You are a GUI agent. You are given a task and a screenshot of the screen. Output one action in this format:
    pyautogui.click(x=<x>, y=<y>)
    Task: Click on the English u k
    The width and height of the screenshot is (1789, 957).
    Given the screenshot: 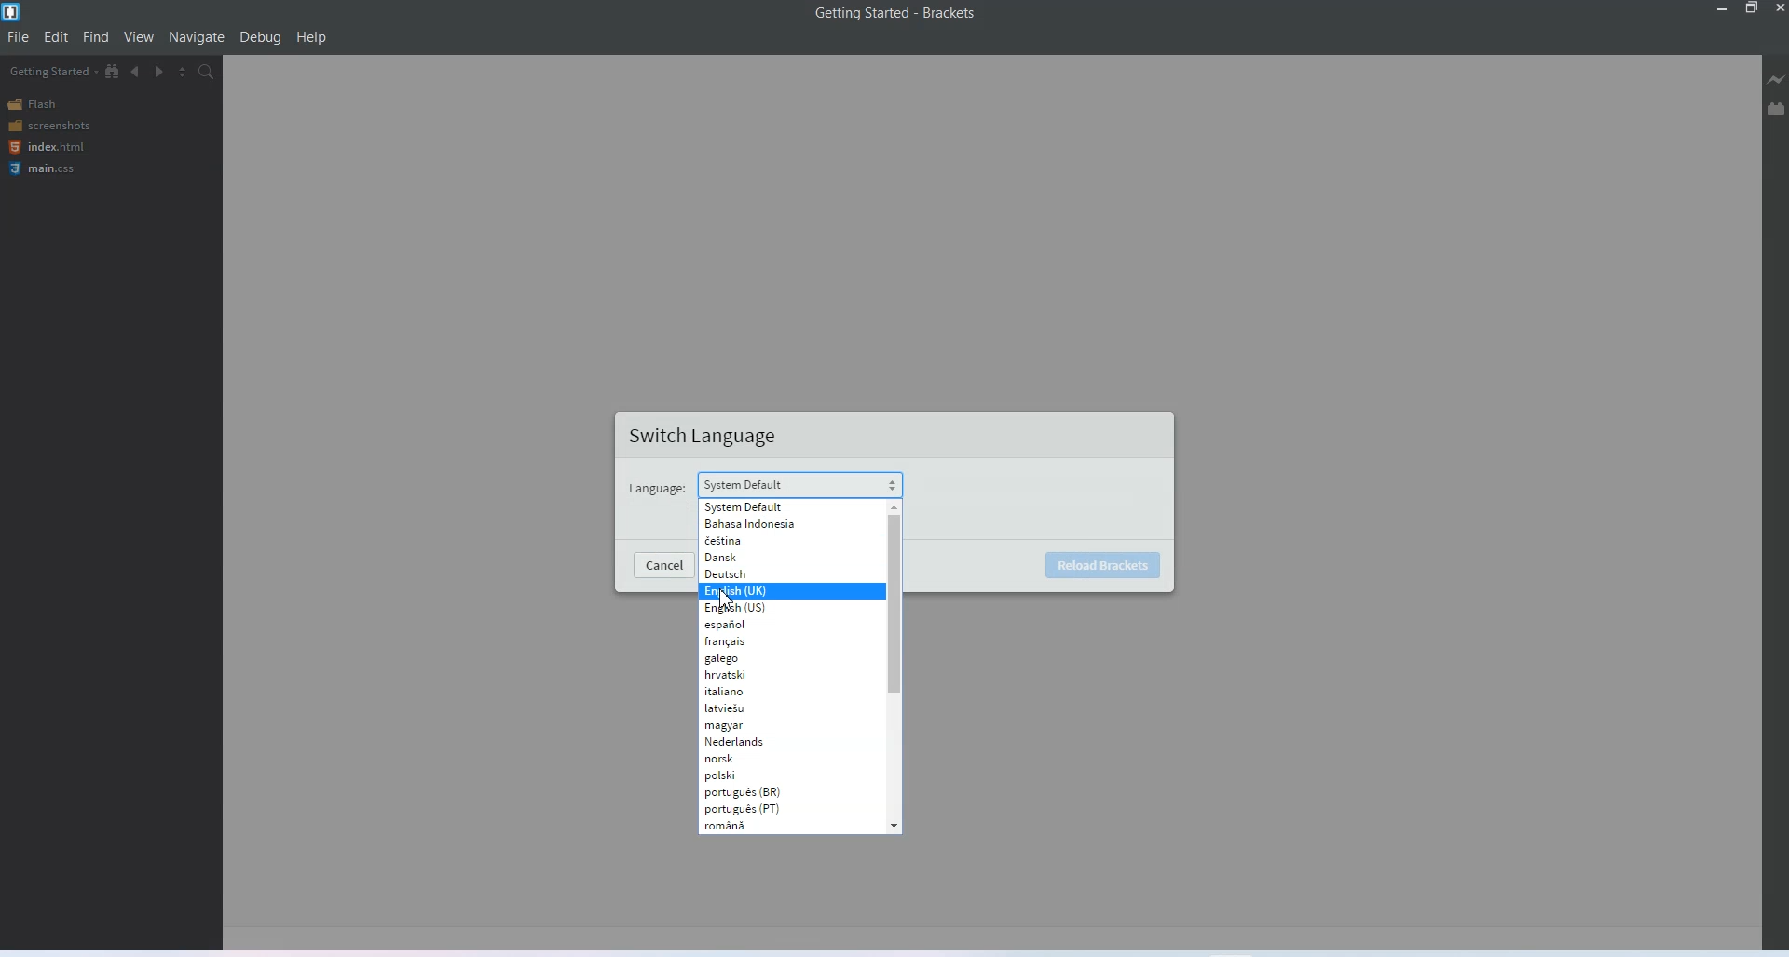 What is the action you would take?
    pyautogui.click(x=774, y=591)
    